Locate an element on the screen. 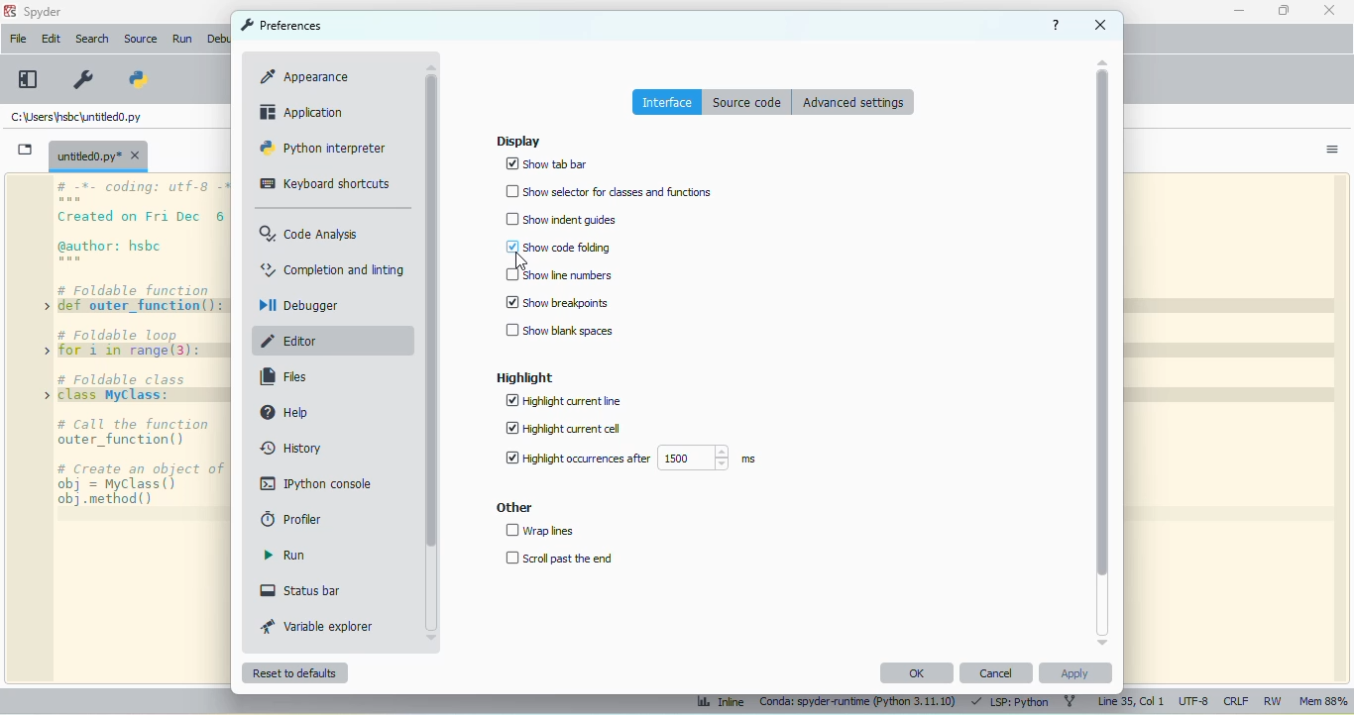  search is located at coordinates (92, 39).